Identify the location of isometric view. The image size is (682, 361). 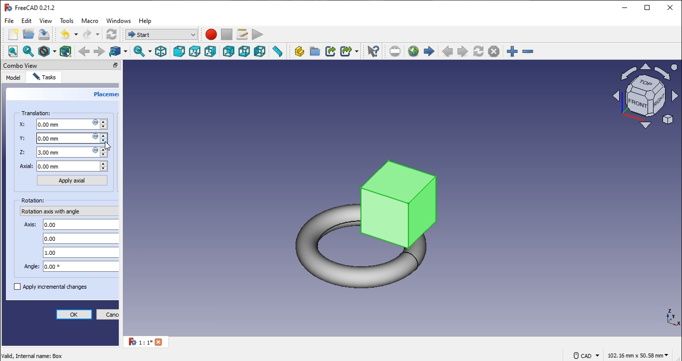
(160, 52).